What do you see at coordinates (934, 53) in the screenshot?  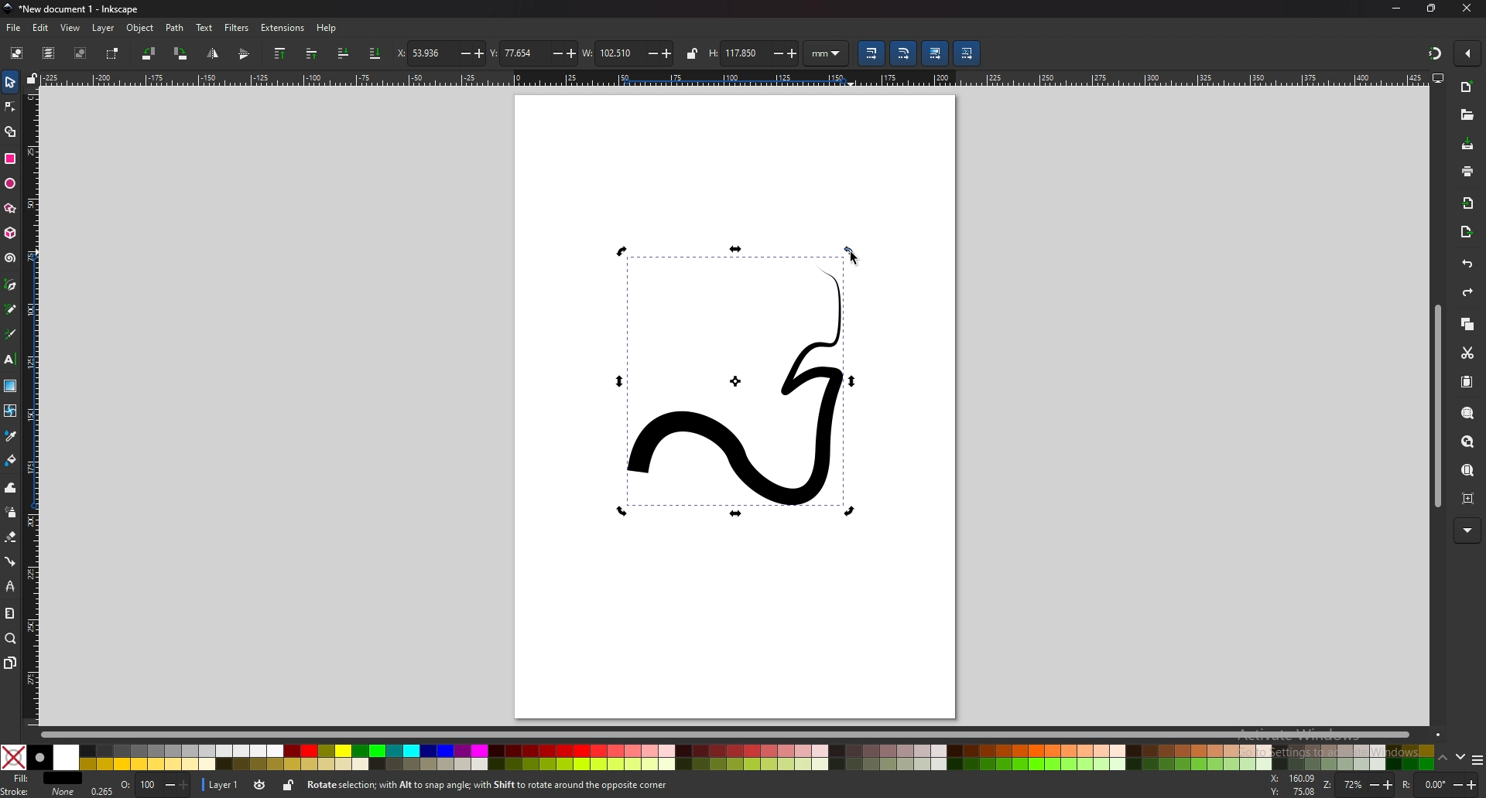 I see `move gradient` at bounding box center [934, 53].